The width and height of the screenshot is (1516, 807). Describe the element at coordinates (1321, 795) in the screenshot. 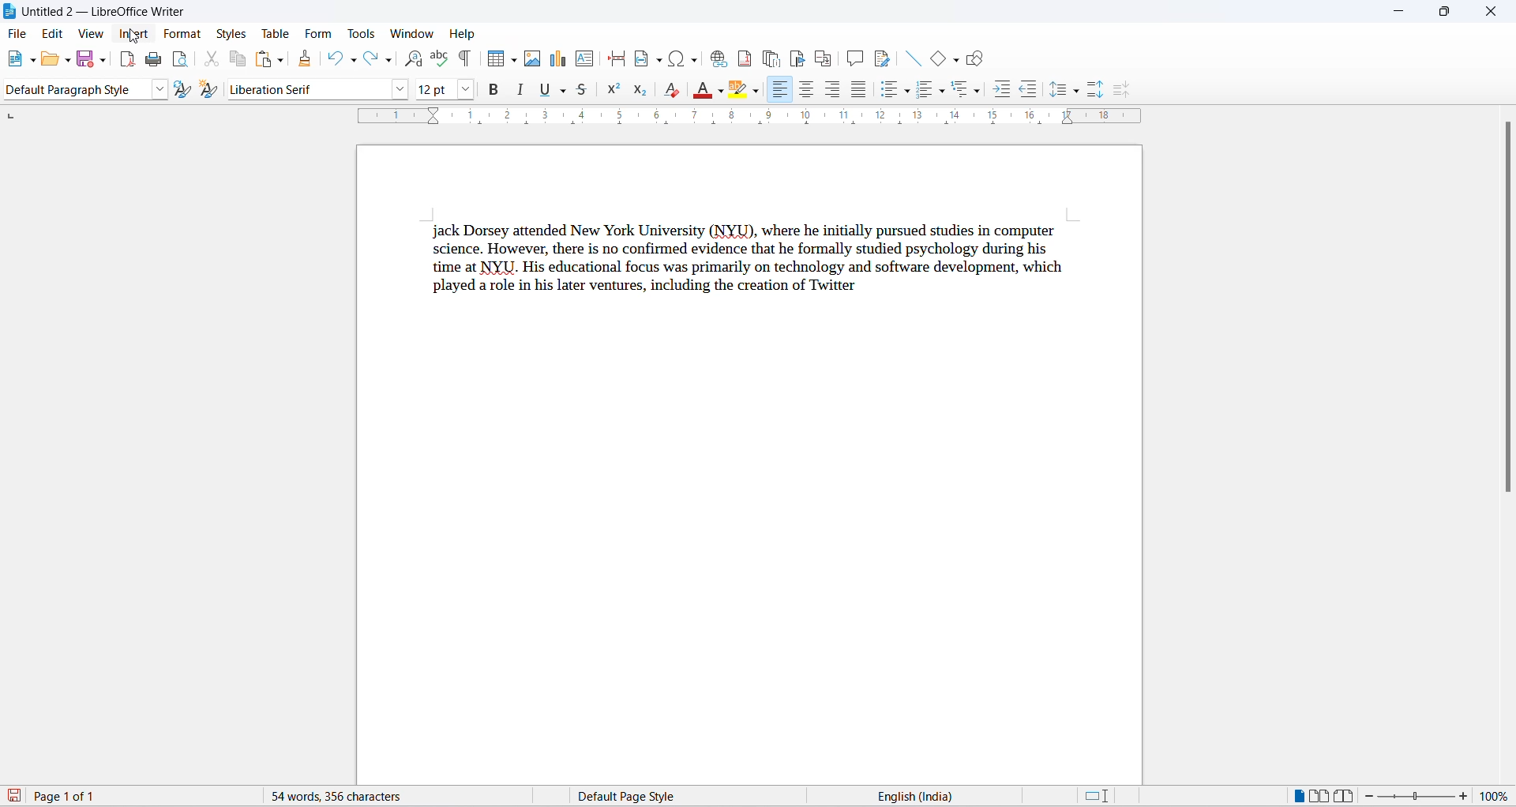

I see `multipage view` at that location.